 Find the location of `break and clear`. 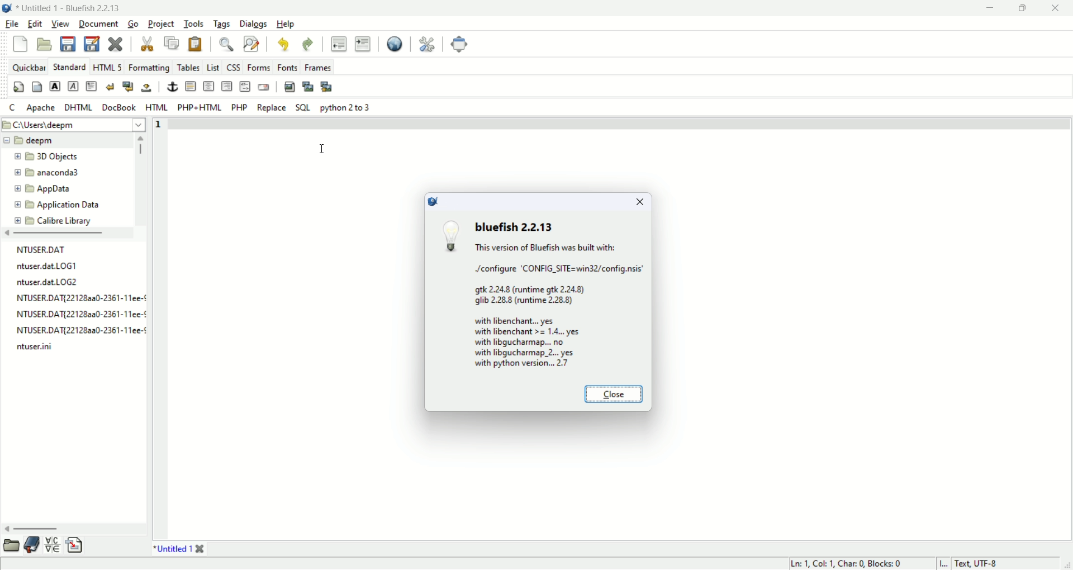

break and clear is located at coordinates (129, 86).